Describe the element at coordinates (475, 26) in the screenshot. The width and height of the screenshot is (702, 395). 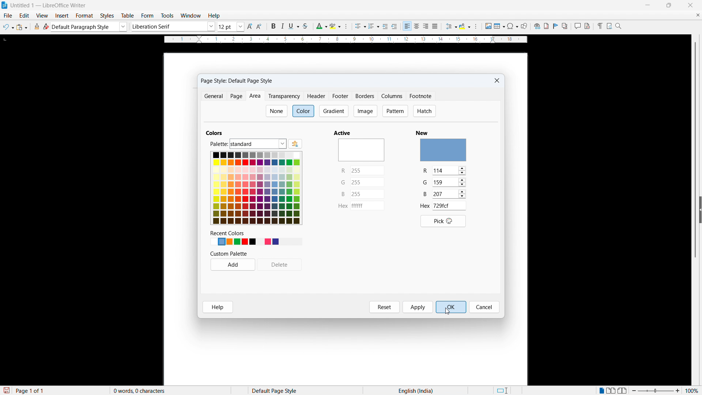
I see `Paragraph ` at that location.